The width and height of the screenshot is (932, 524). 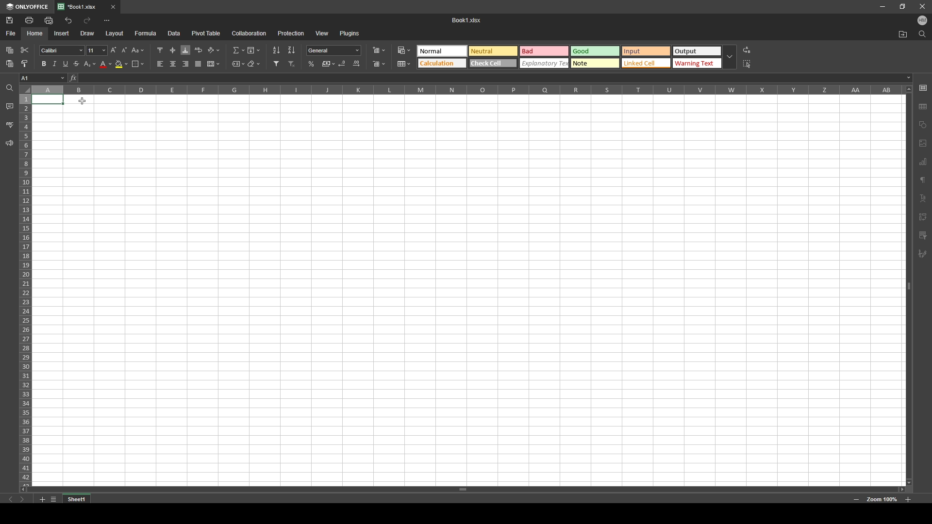 What do you see at coordinates (22, 499) in the screenshot?
I see `next` at bounding box center [22, 499].